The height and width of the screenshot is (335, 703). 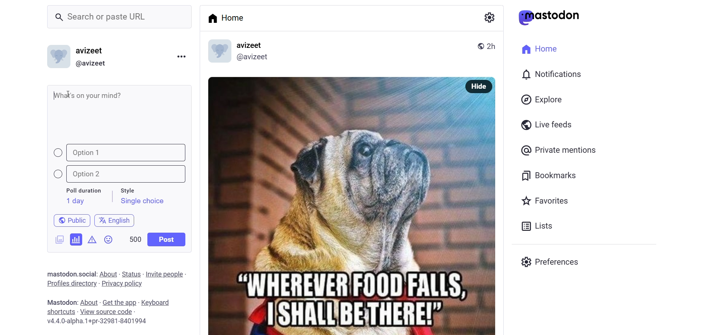 I want to click on duration, so click(x=84, y=191).